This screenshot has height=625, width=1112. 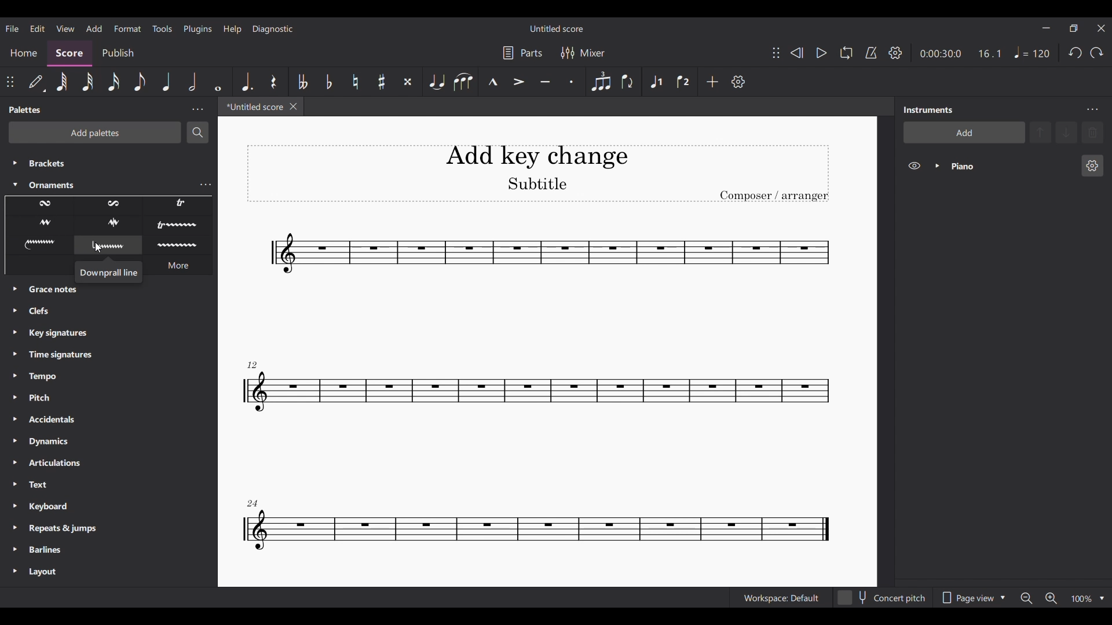 What do you see at coordinates (972, 598) in the screenshot?
I see `Page view options` at bounding box center [972, 598].